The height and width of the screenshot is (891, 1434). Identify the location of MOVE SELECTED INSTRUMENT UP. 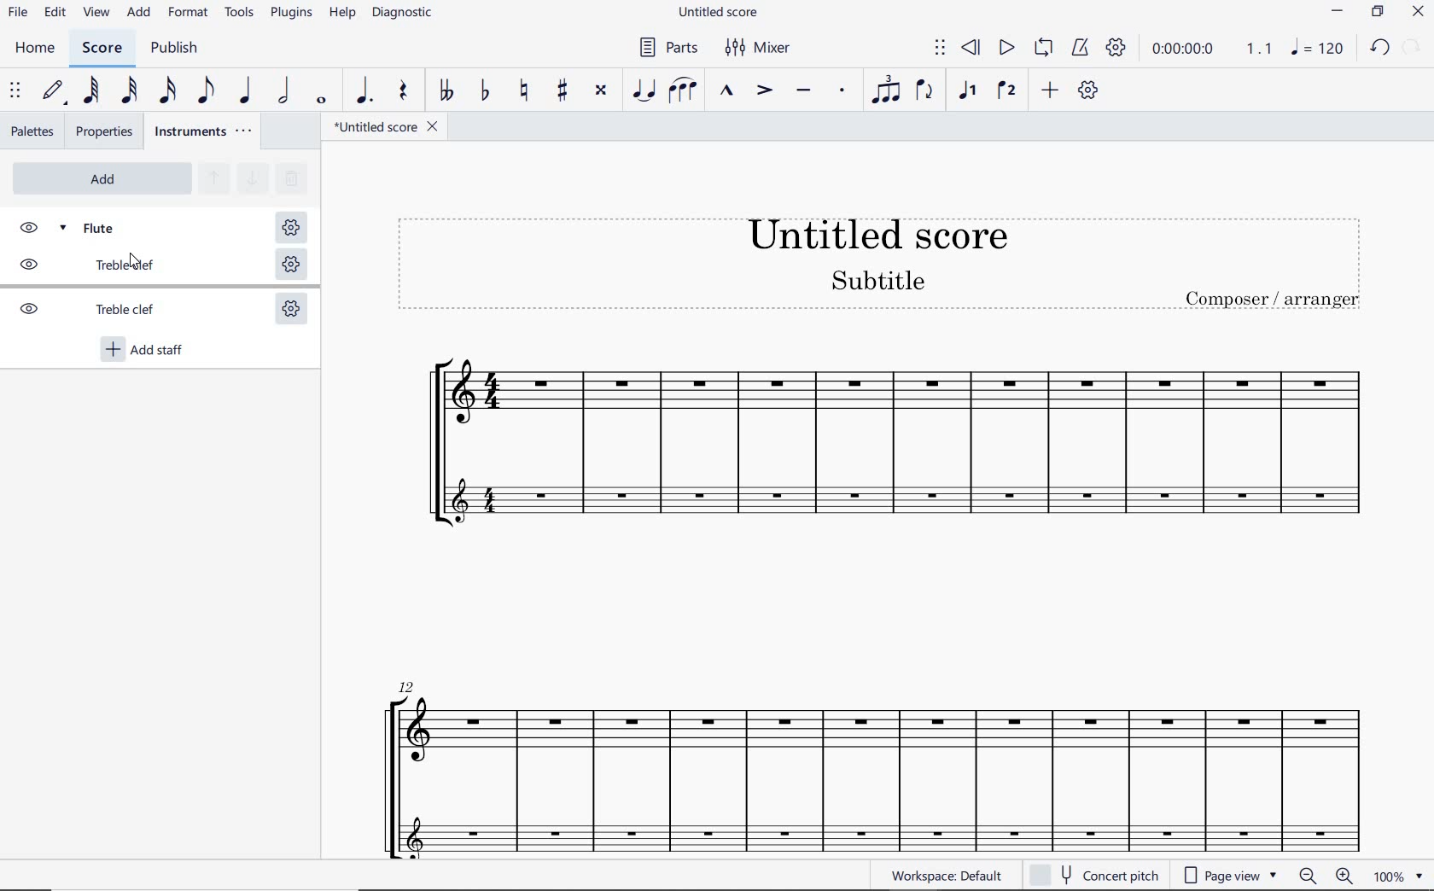
(213, 179).